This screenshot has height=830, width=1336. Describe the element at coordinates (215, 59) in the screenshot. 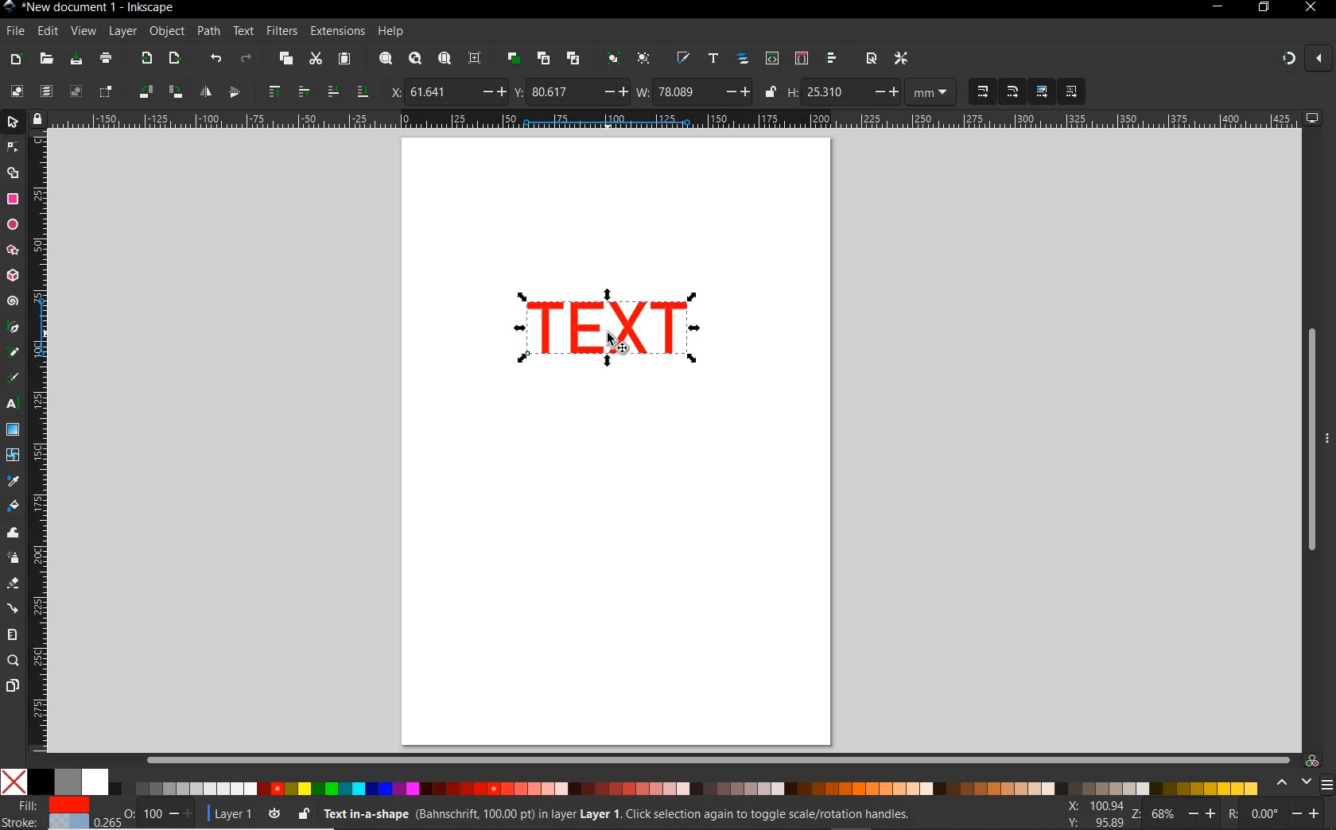

I see `undo` at that location.